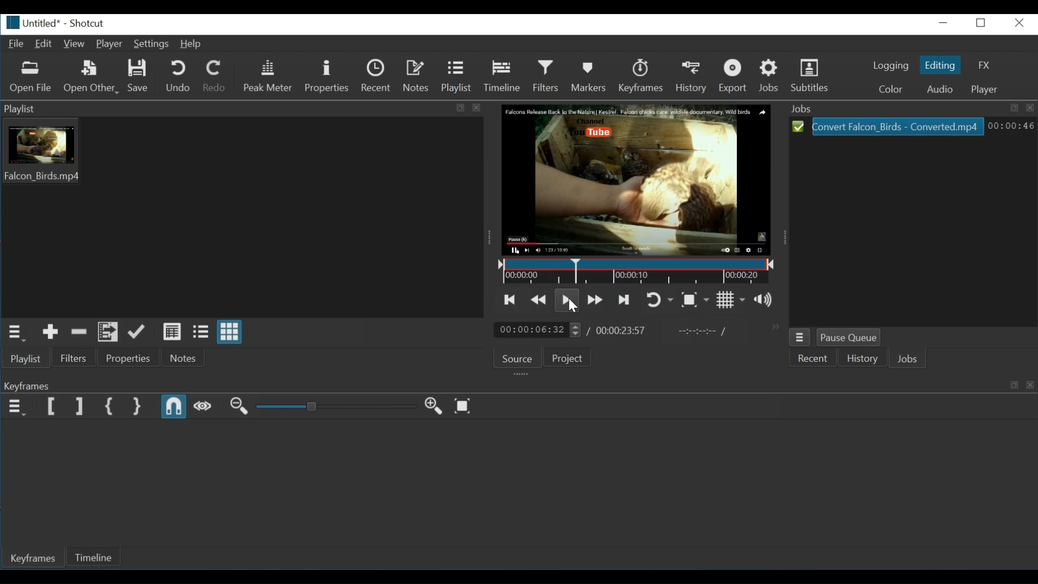 The image size is (1038, 584). What do you see at coordinates (239, 407) in the screenshot?
I see `Zoom in` at bounding box center [239, 407].